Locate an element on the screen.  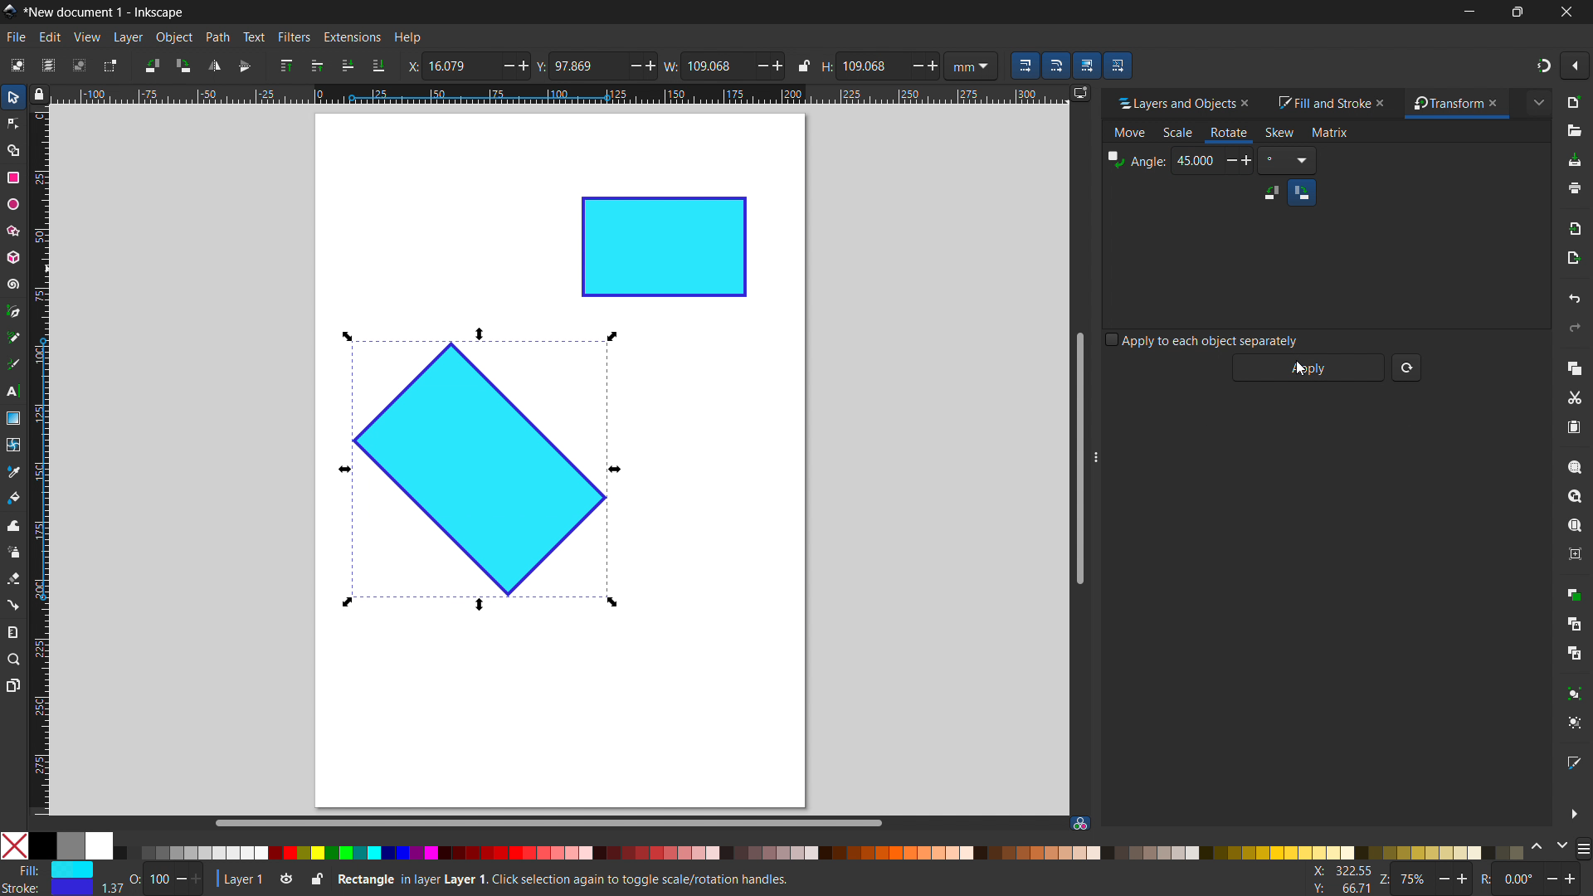
unlink clone is located at coordinates (1574, 653).